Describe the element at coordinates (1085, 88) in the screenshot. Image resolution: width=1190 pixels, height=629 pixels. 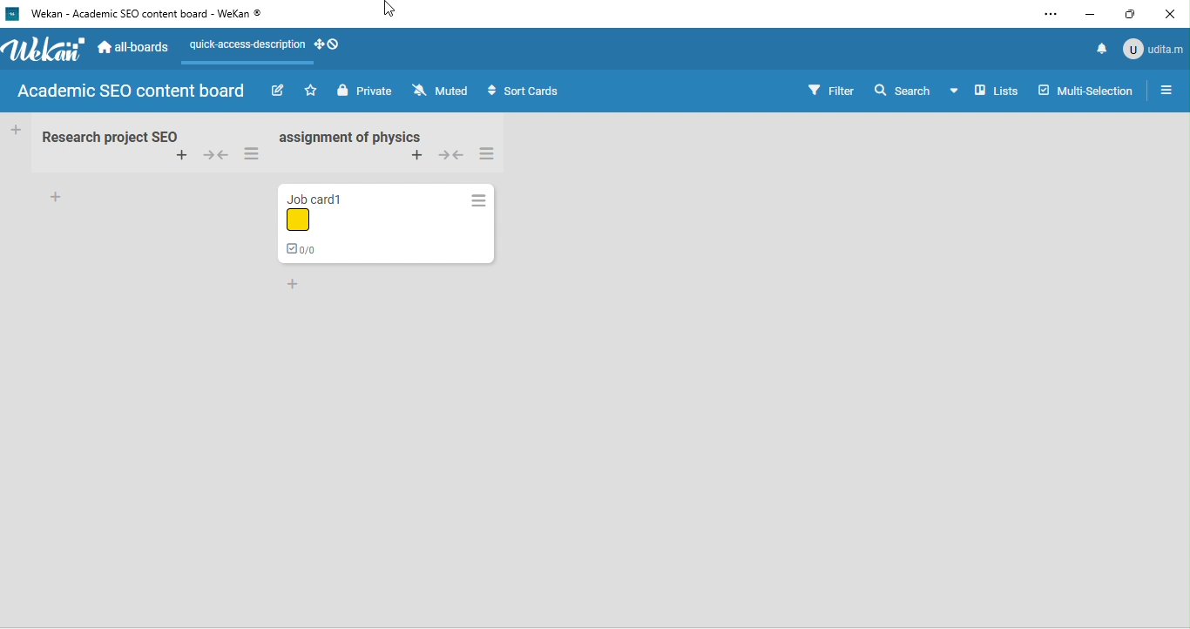
I see `multi-selection` at that location.